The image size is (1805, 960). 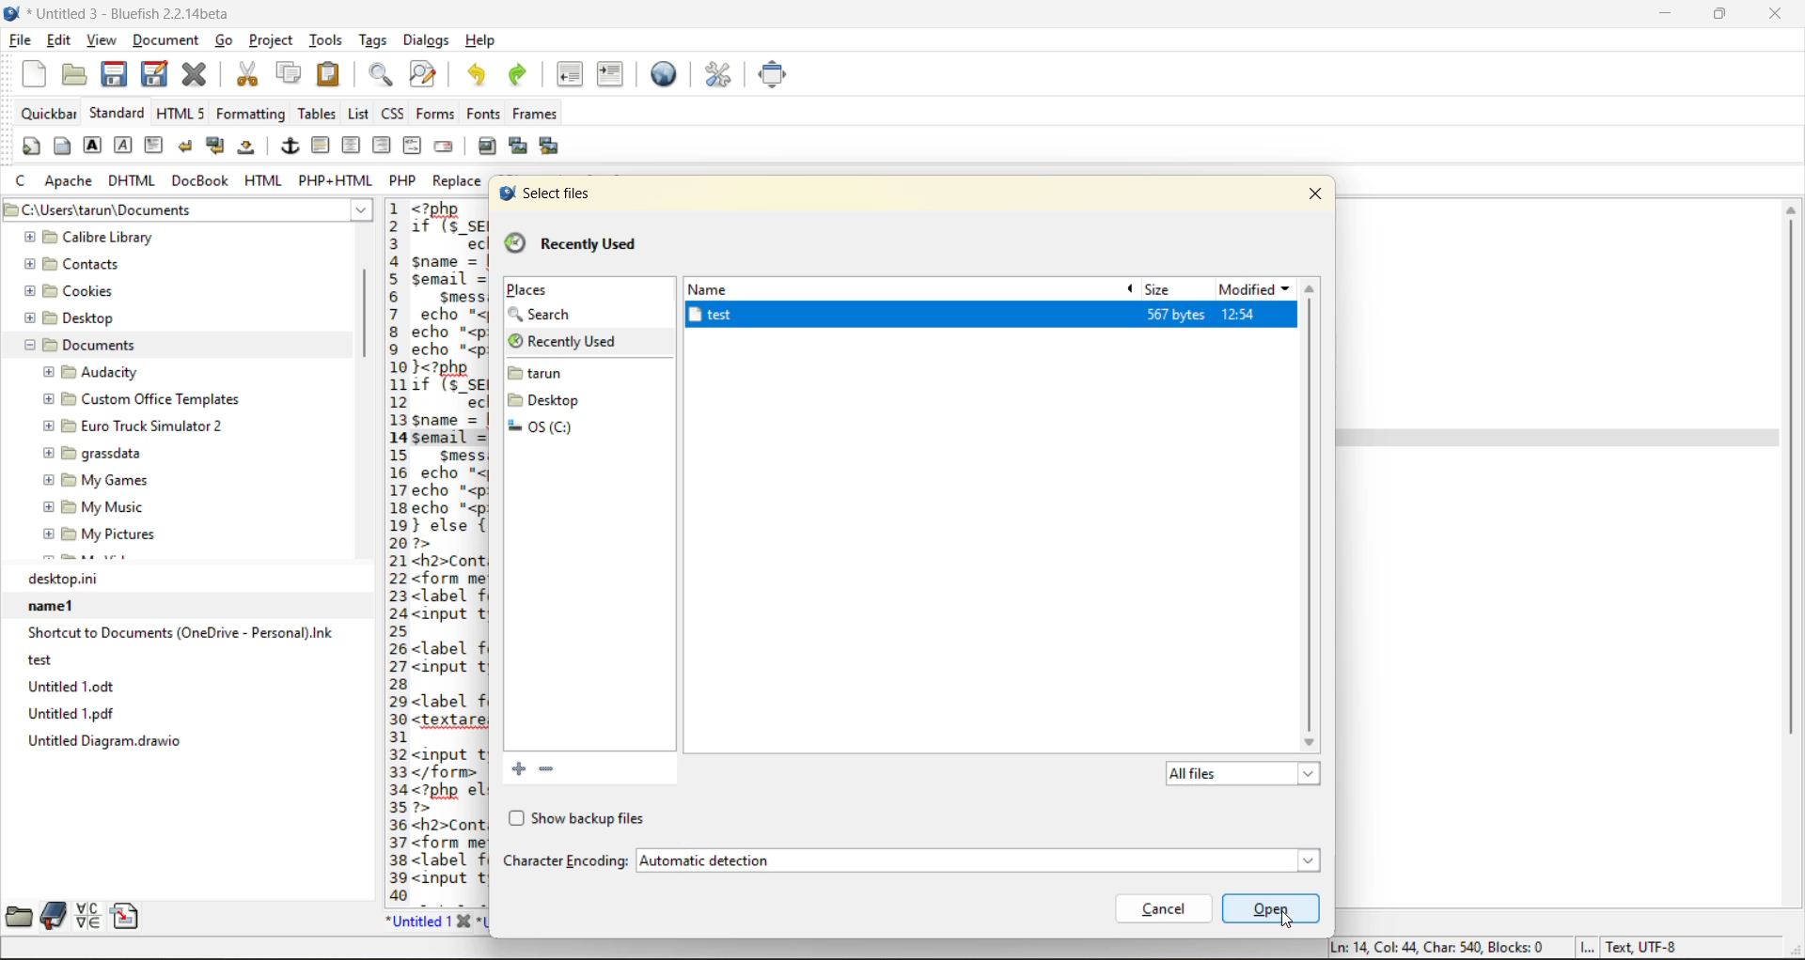 I want to click on show backup files, so click(x=574, y=819).